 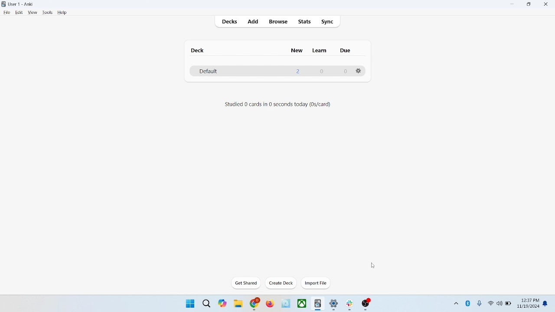 I want to click on browse, so click(x=277, y=21).